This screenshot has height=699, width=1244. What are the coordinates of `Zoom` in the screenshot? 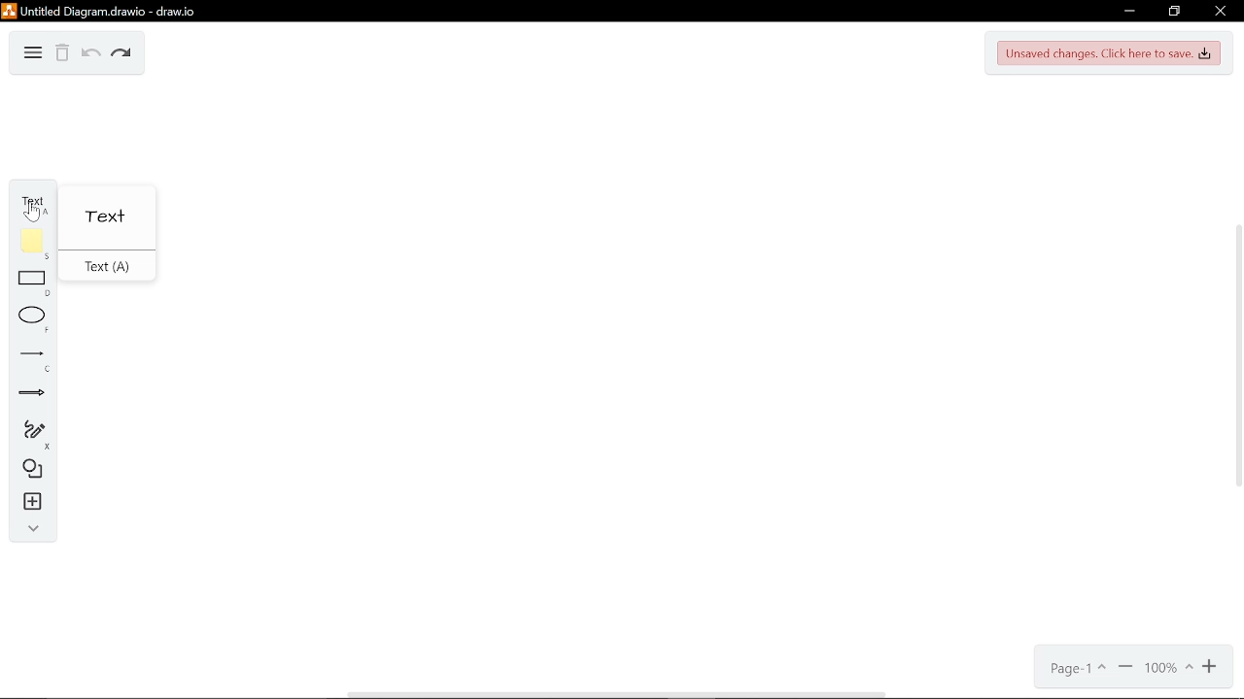 It's located at (1168, 669).